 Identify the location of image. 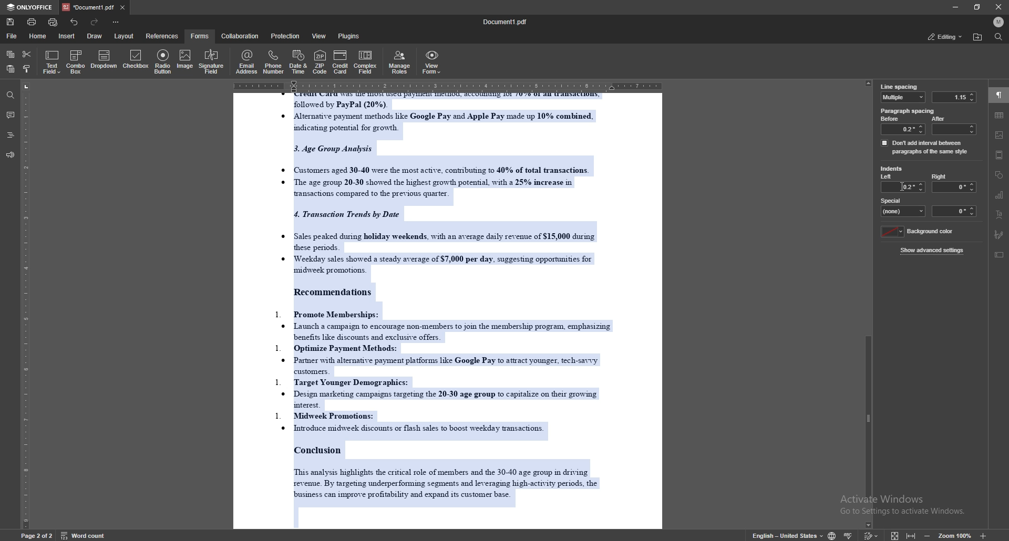
(184, 60).